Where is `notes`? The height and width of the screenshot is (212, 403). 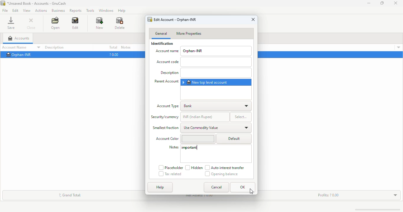 notes is located at coordinates (174, 147).